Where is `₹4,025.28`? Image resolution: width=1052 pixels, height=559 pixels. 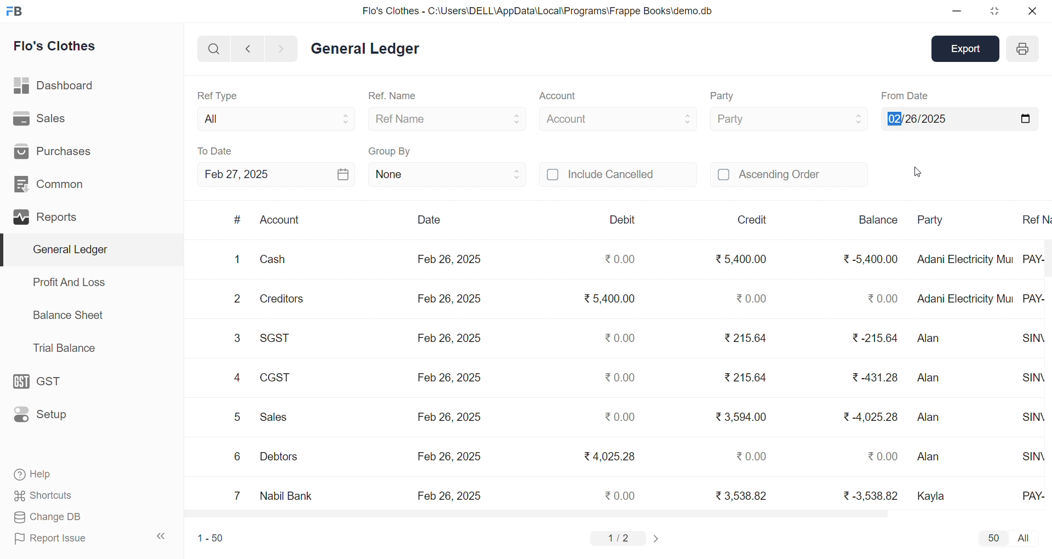
₹4,025.28 is located at coordinates (609, 456).